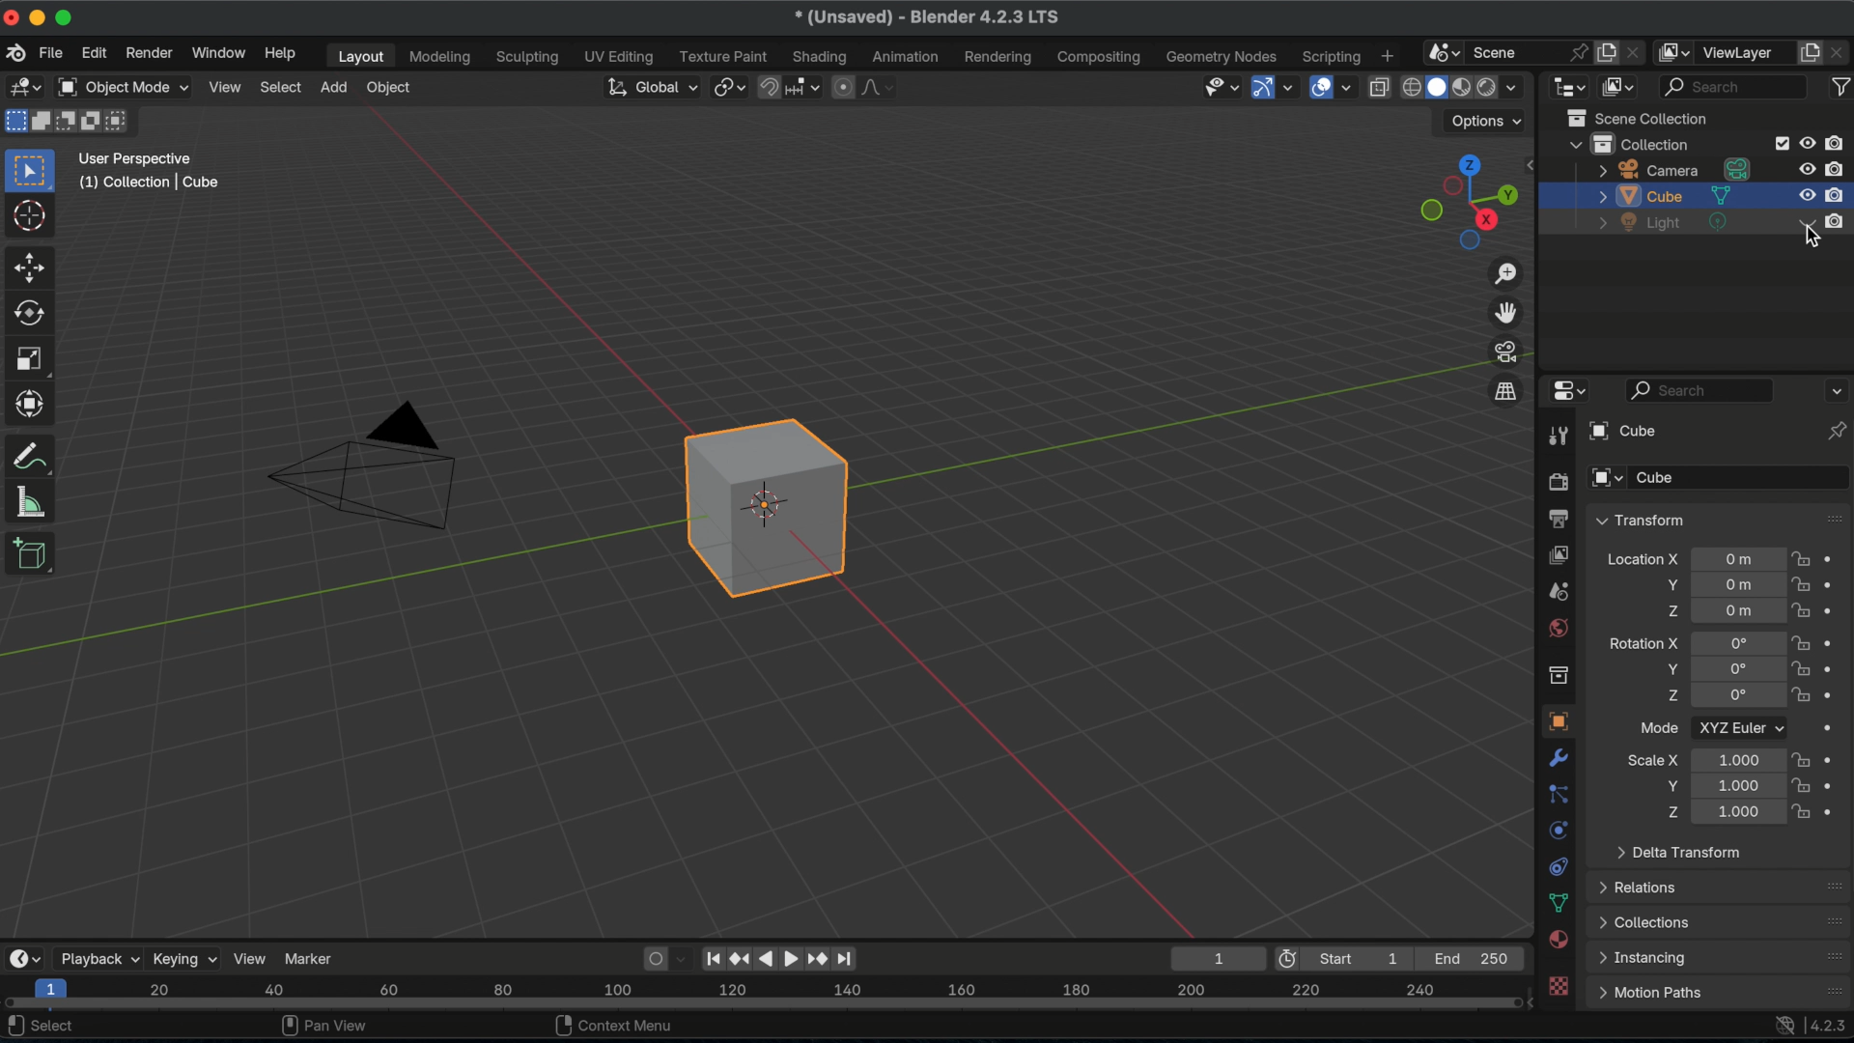 The height and width of the screenshot is (1043, 1854). I want to click on , so click(27, 357).